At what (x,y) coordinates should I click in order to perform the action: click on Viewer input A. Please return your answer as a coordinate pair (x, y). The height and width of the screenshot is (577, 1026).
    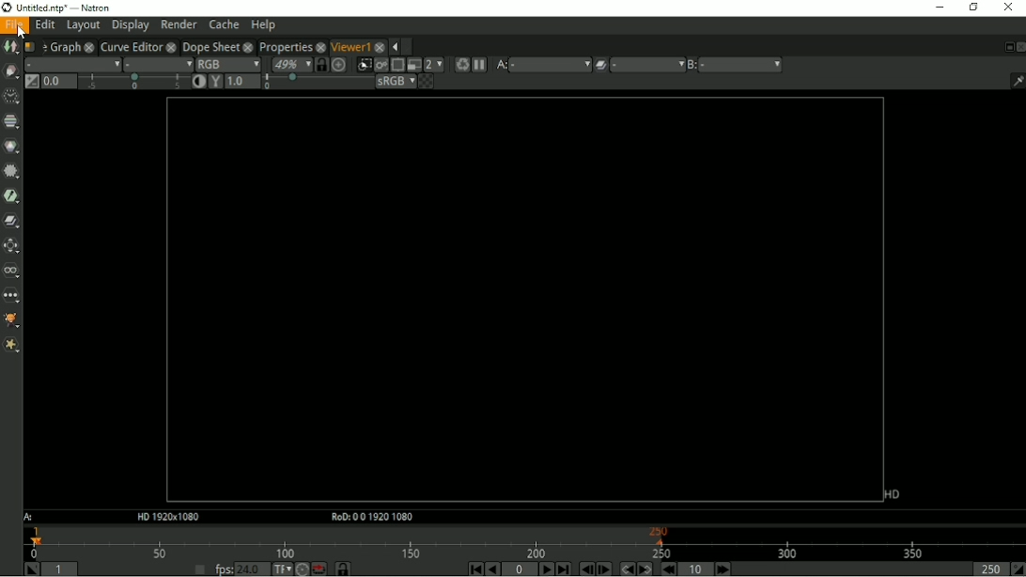
    Looking at the image, I should click on (500, 65).